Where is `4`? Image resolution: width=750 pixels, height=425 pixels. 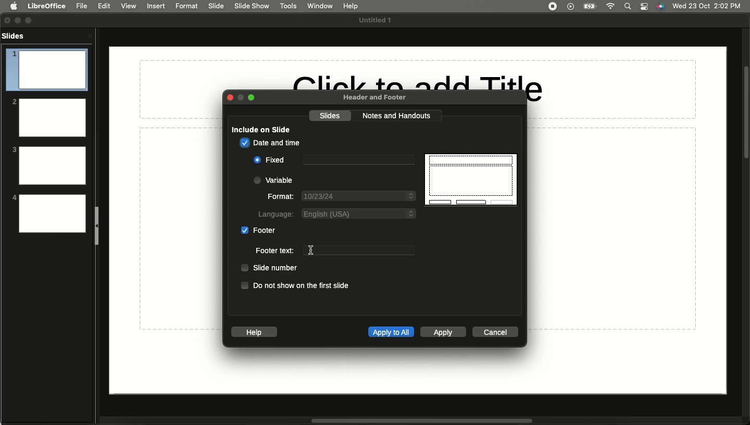
4 is located at coordinates (48, 213).